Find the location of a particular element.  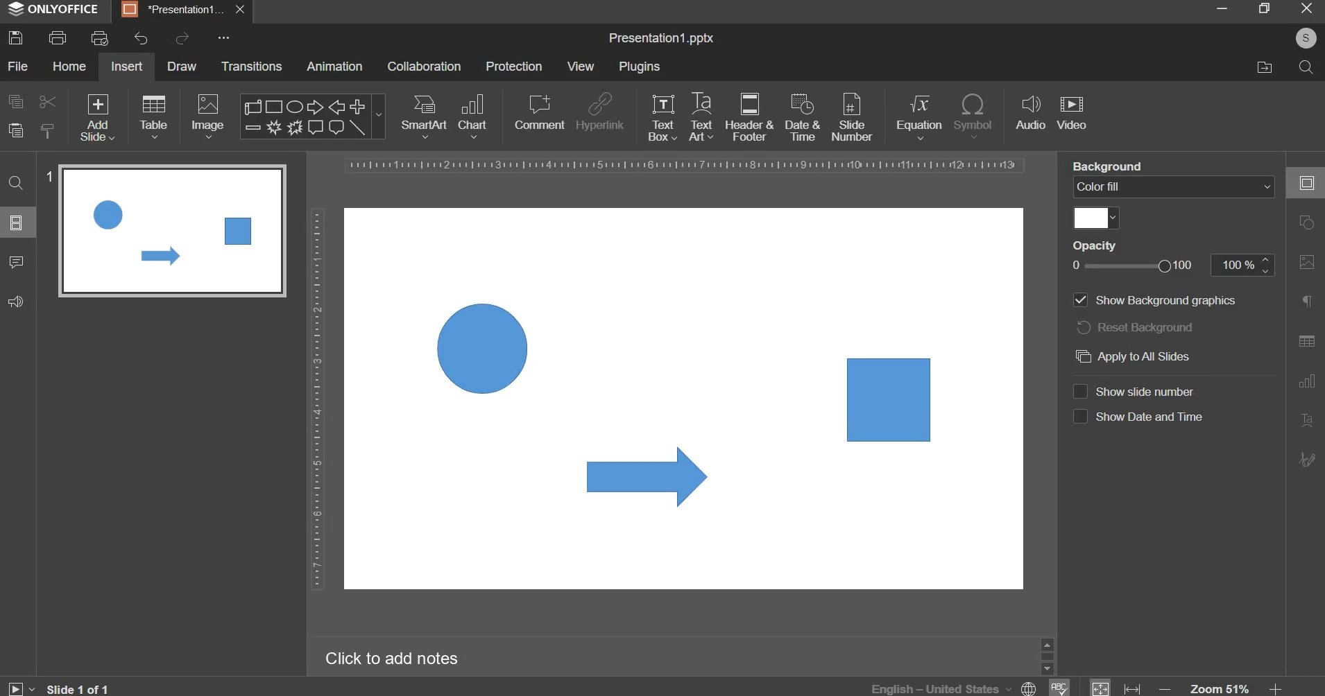

slide number is located at coordinates (1146, 392).